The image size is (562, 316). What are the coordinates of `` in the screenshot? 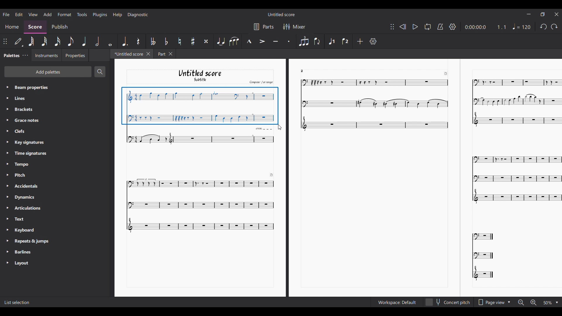 It's located at (202, 205).